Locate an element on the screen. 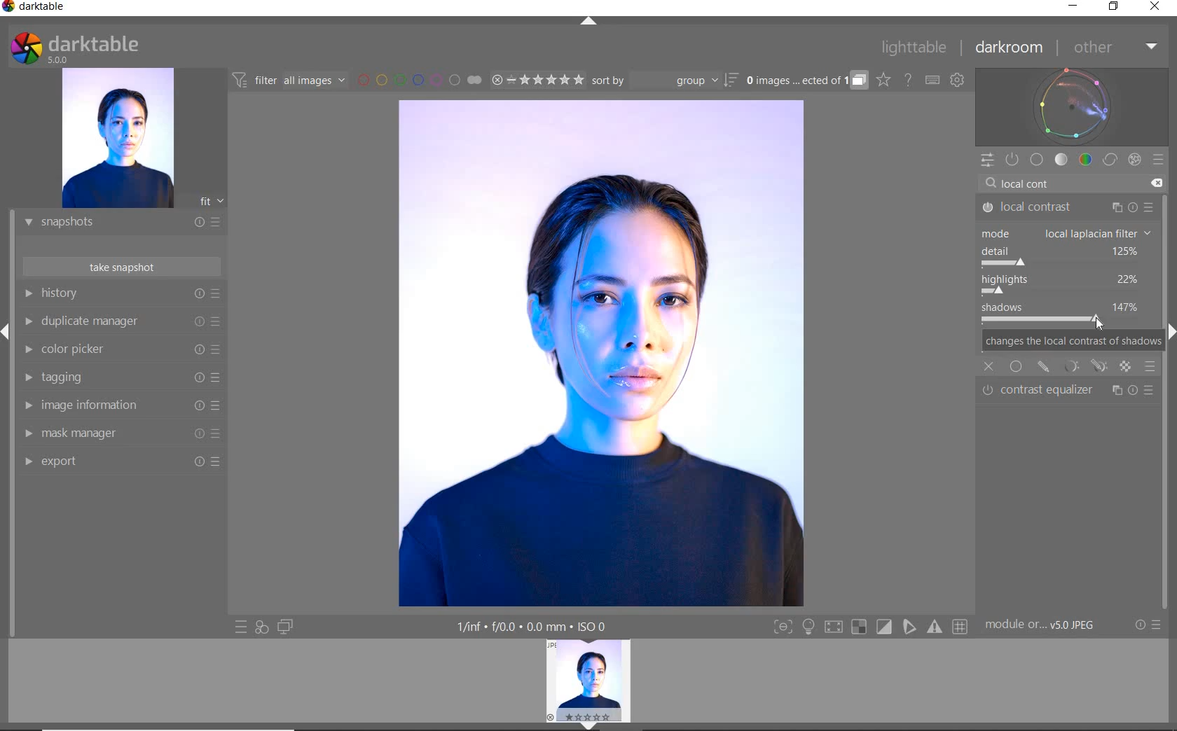 Image resolution: width=1177 pixels, height=731 pixels. IMAGE PREVIEW is located at coordinates (588, 681).